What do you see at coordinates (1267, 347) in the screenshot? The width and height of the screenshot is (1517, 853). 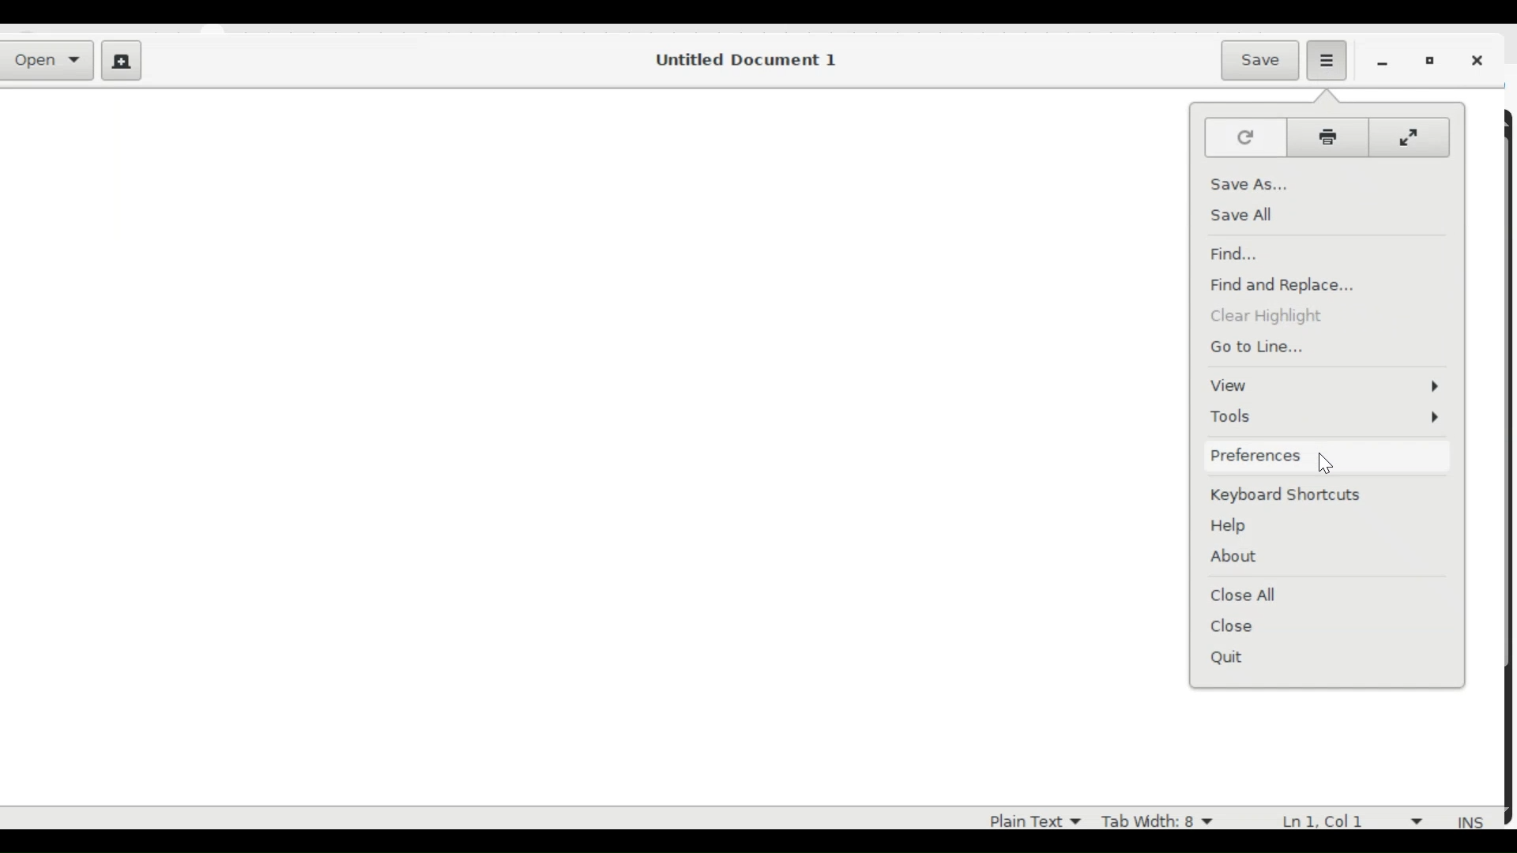 I see `Go to Line` at bounding box center [1267, 347].